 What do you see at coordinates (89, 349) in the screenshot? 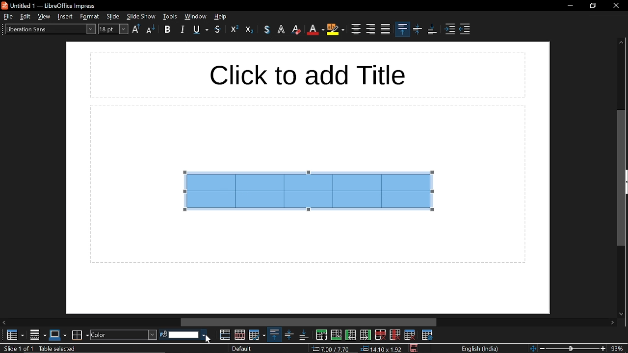
I see `slide info` at bounding box center [89, 349].